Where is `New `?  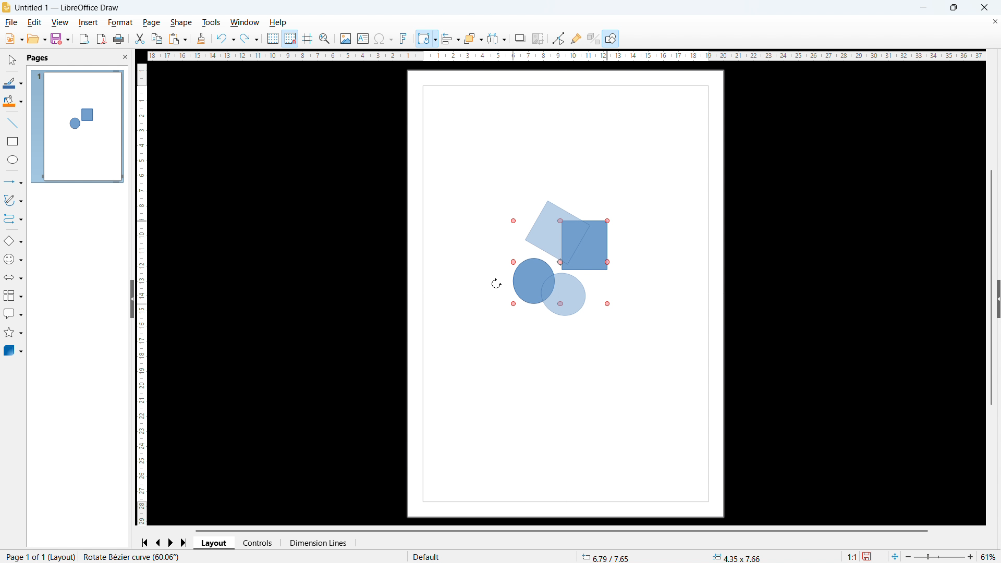
New  is located at coordinates (14, 39).